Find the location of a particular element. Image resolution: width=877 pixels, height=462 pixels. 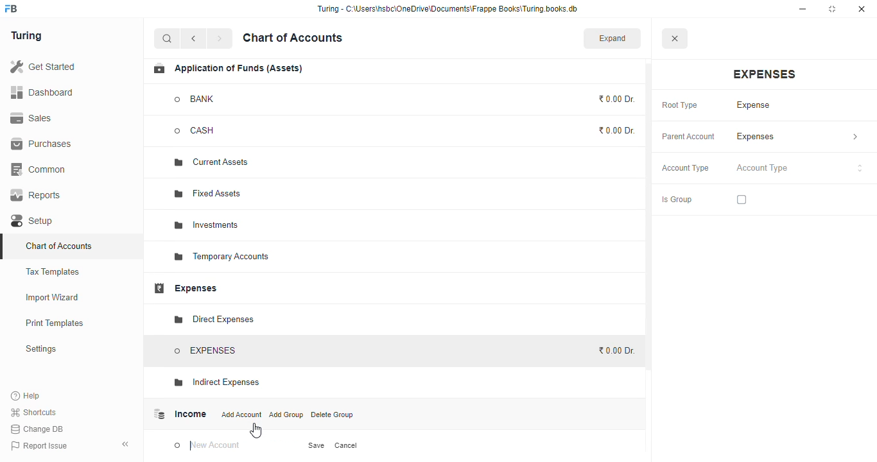

add group is located at coordinates (287, 415).